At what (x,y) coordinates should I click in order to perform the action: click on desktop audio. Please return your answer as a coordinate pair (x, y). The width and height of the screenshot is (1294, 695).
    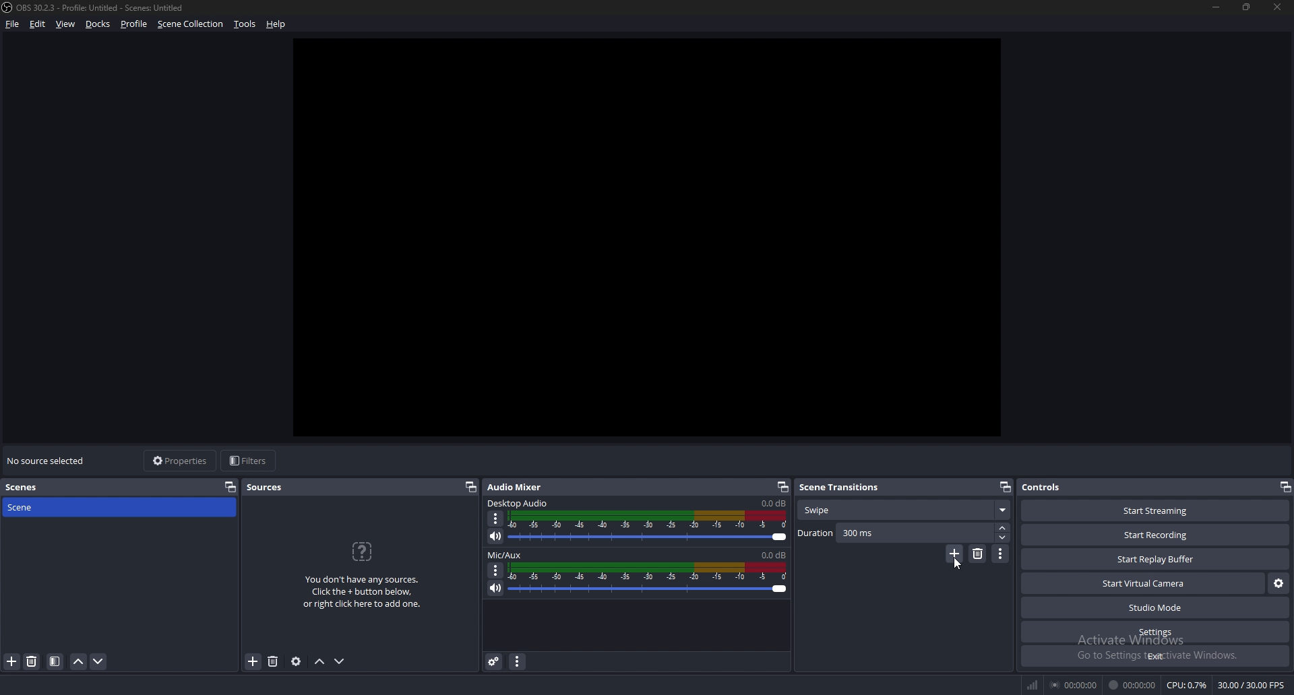
    Looking at the image, I should click on (518, 502).